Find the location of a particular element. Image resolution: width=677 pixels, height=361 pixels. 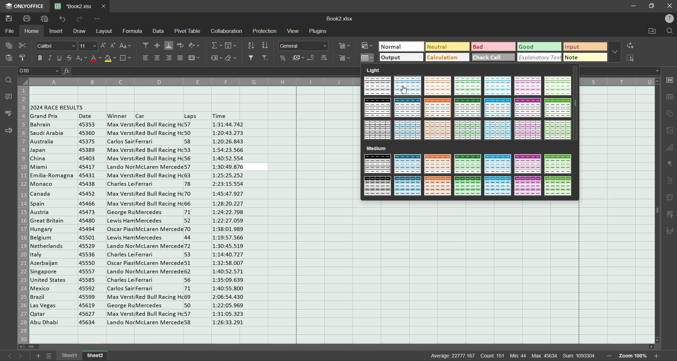

table style medium 13 is located at coordinates (527, 186).